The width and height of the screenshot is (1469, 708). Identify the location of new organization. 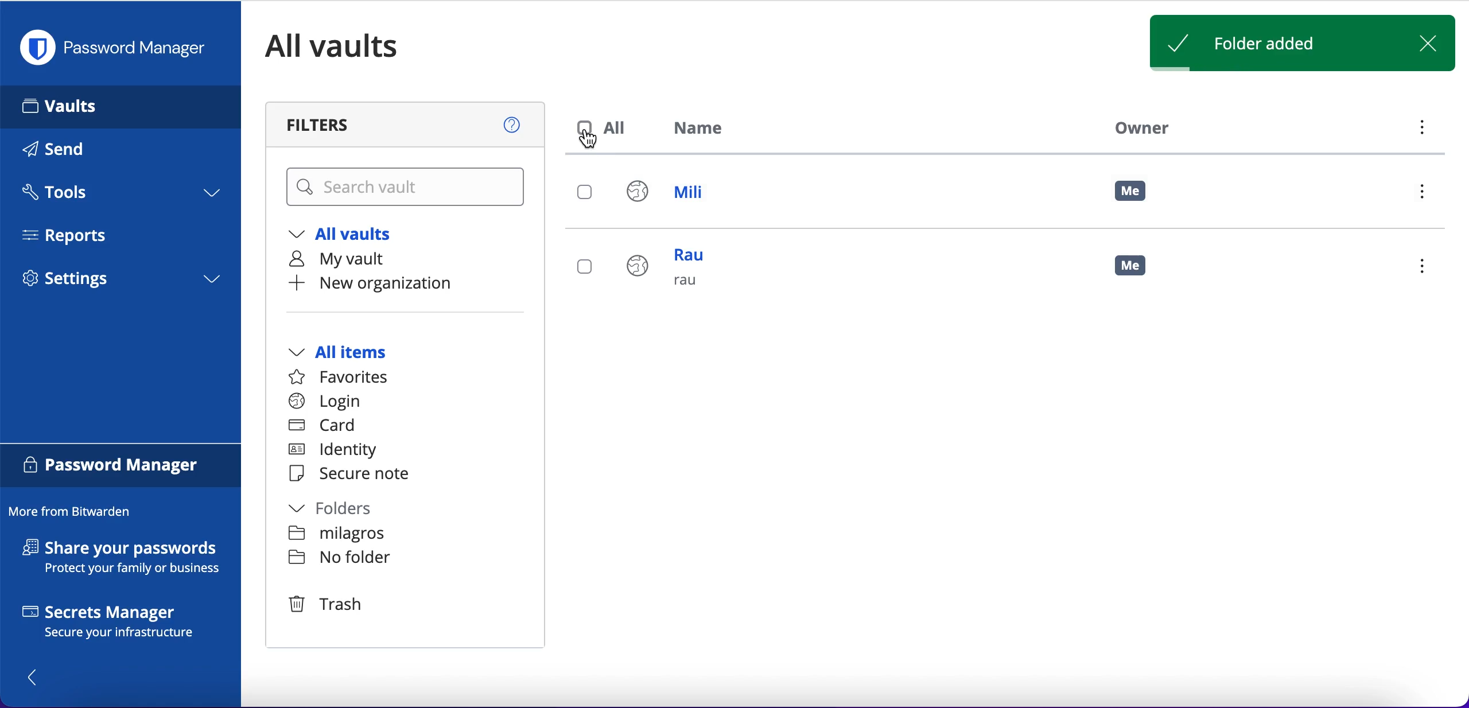
(394, 284).